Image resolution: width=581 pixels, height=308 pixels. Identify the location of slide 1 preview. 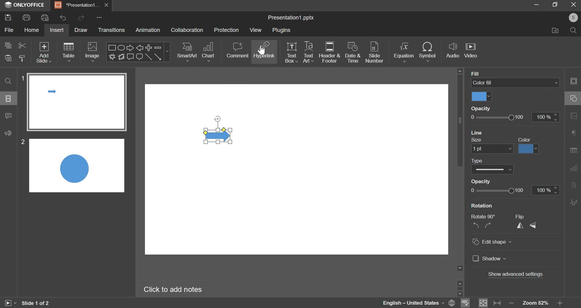
(78, 102).